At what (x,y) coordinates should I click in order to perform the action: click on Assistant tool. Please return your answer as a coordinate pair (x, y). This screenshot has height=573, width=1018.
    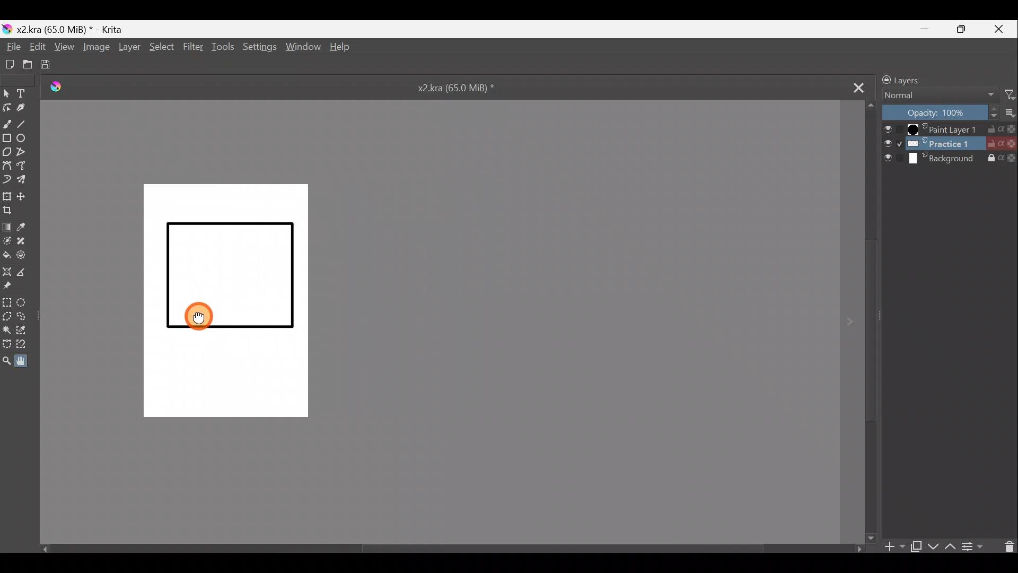
    Looking at the image, I should click on (7, 271).